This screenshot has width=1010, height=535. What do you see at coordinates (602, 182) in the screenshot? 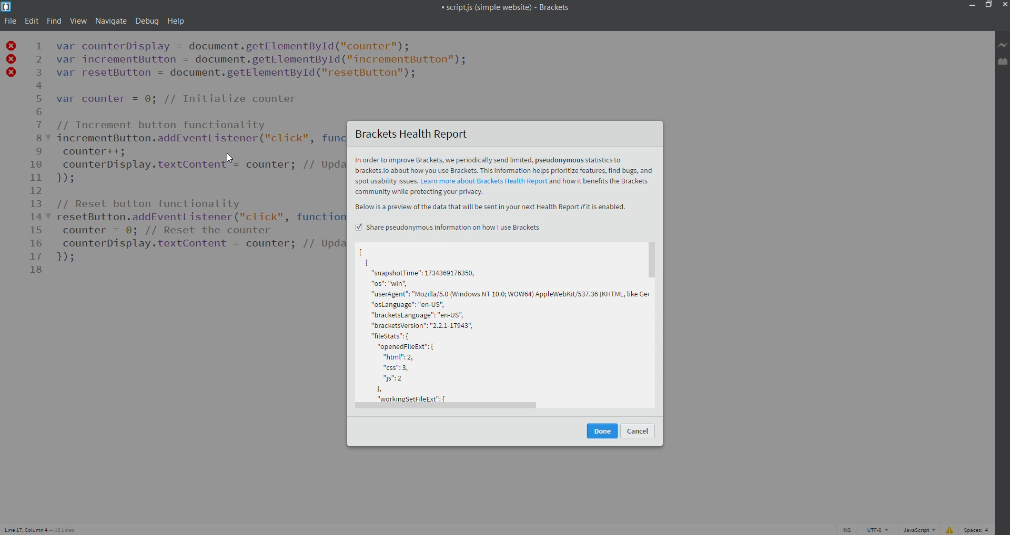
I see `how it benefits the Brackets` at bounding box center [602, 182].